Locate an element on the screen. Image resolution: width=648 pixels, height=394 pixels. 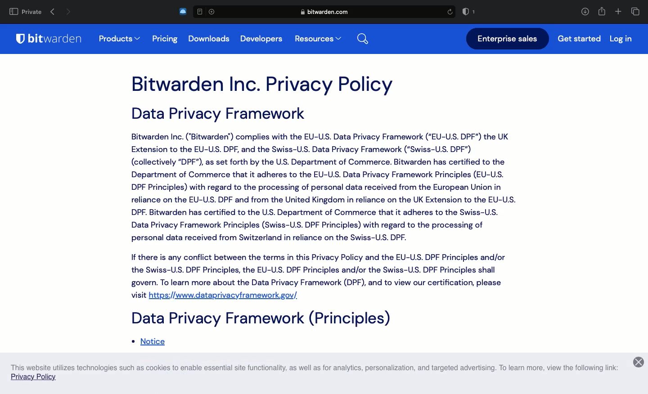
private is located at coordinates (25, 11).